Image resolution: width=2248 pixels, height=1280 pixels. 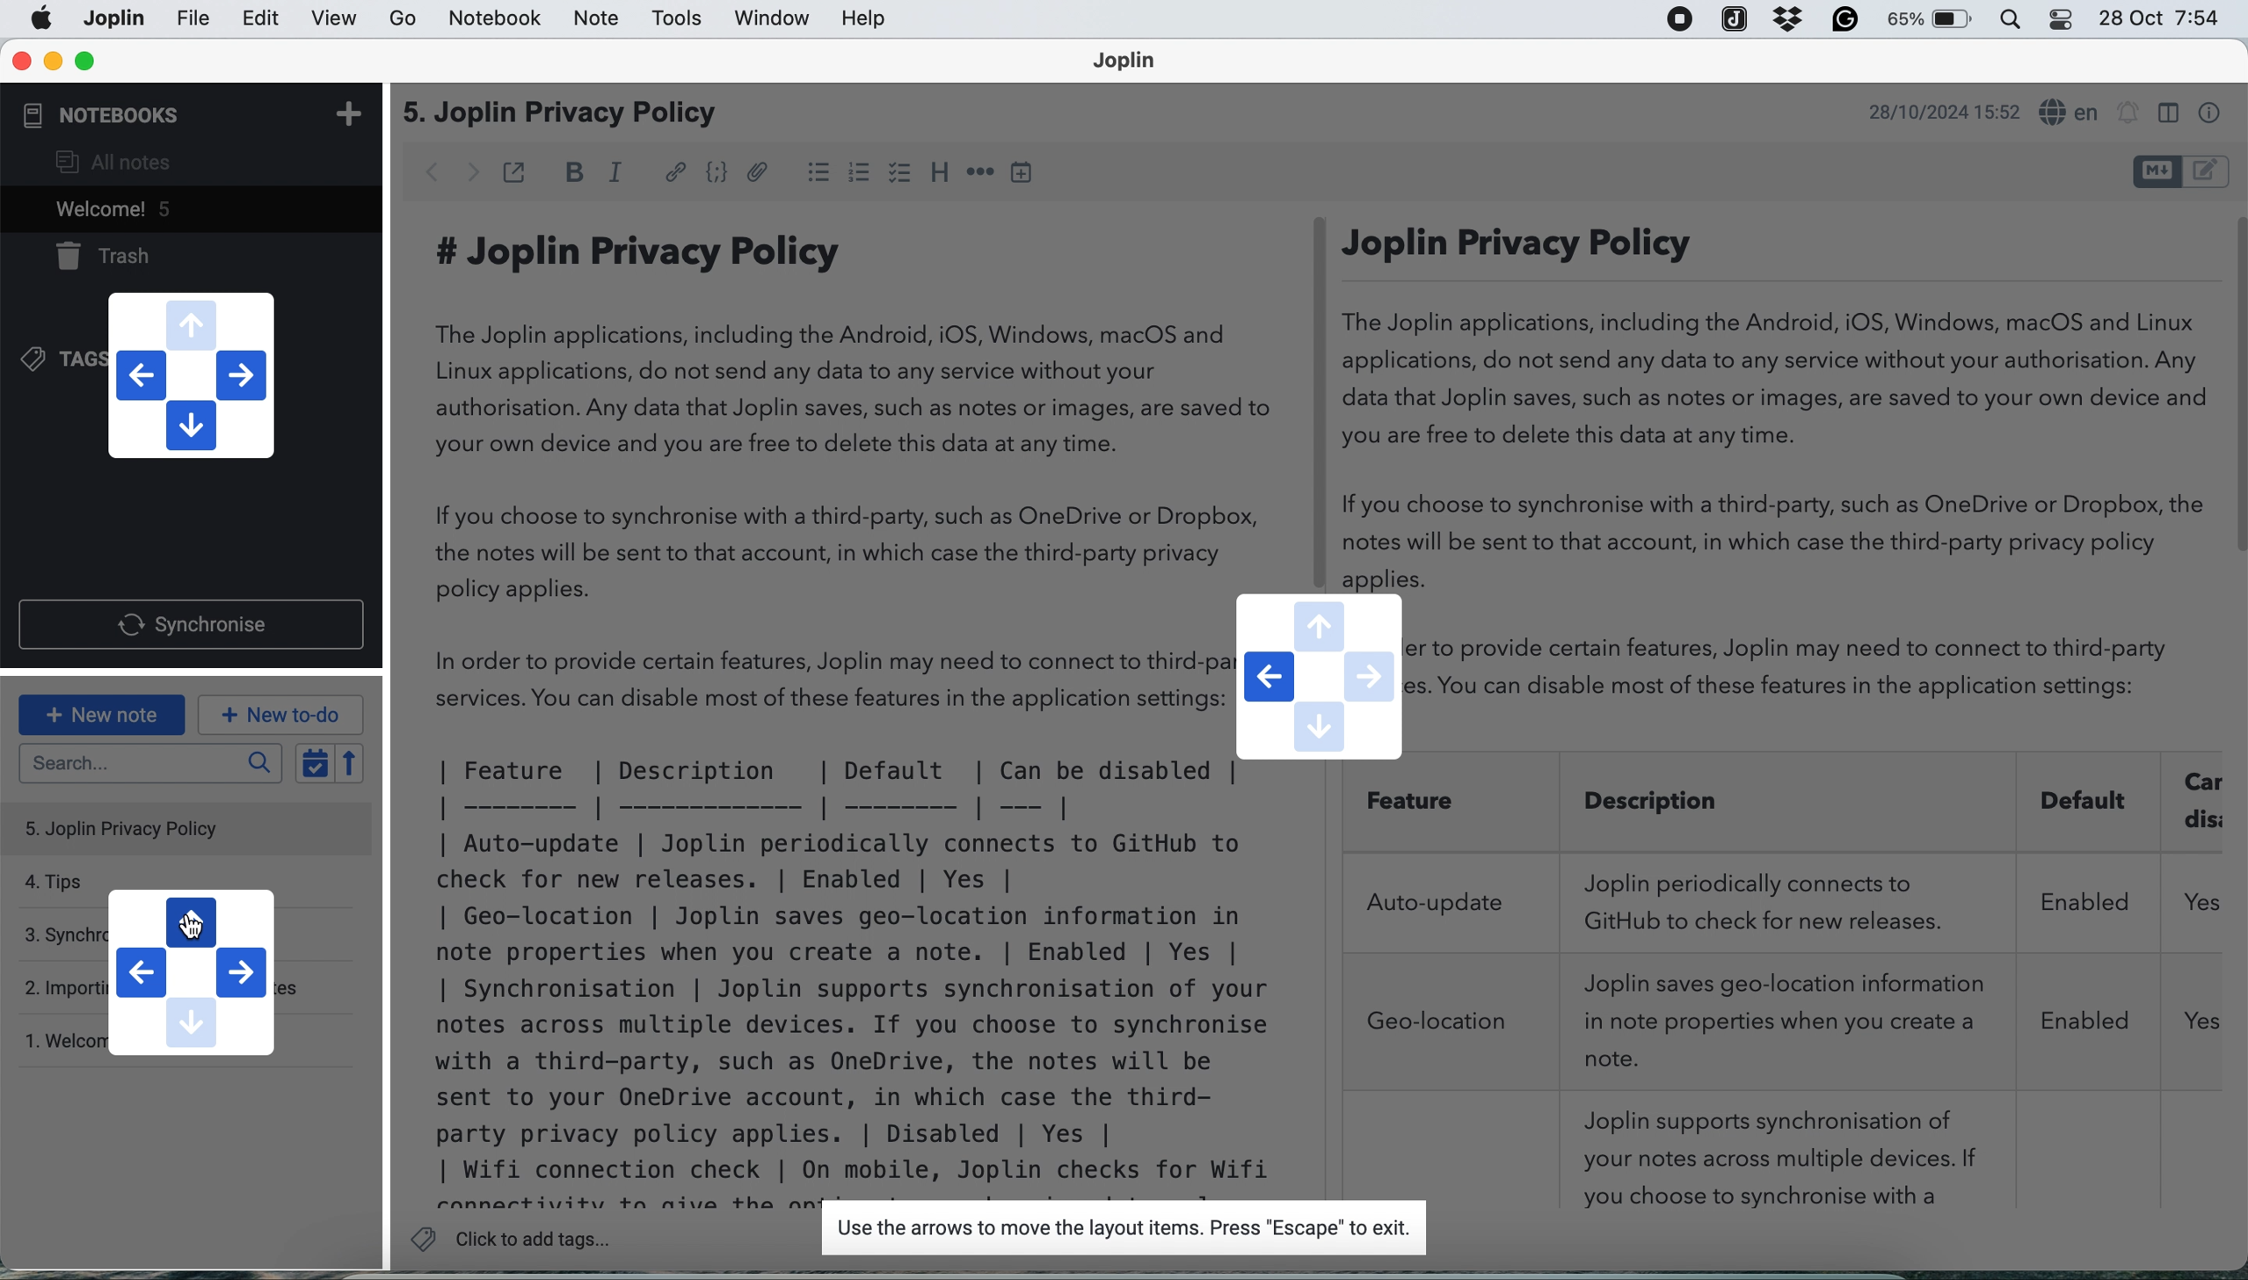 I want to click on dropbox, so click(x=1784, y=19).